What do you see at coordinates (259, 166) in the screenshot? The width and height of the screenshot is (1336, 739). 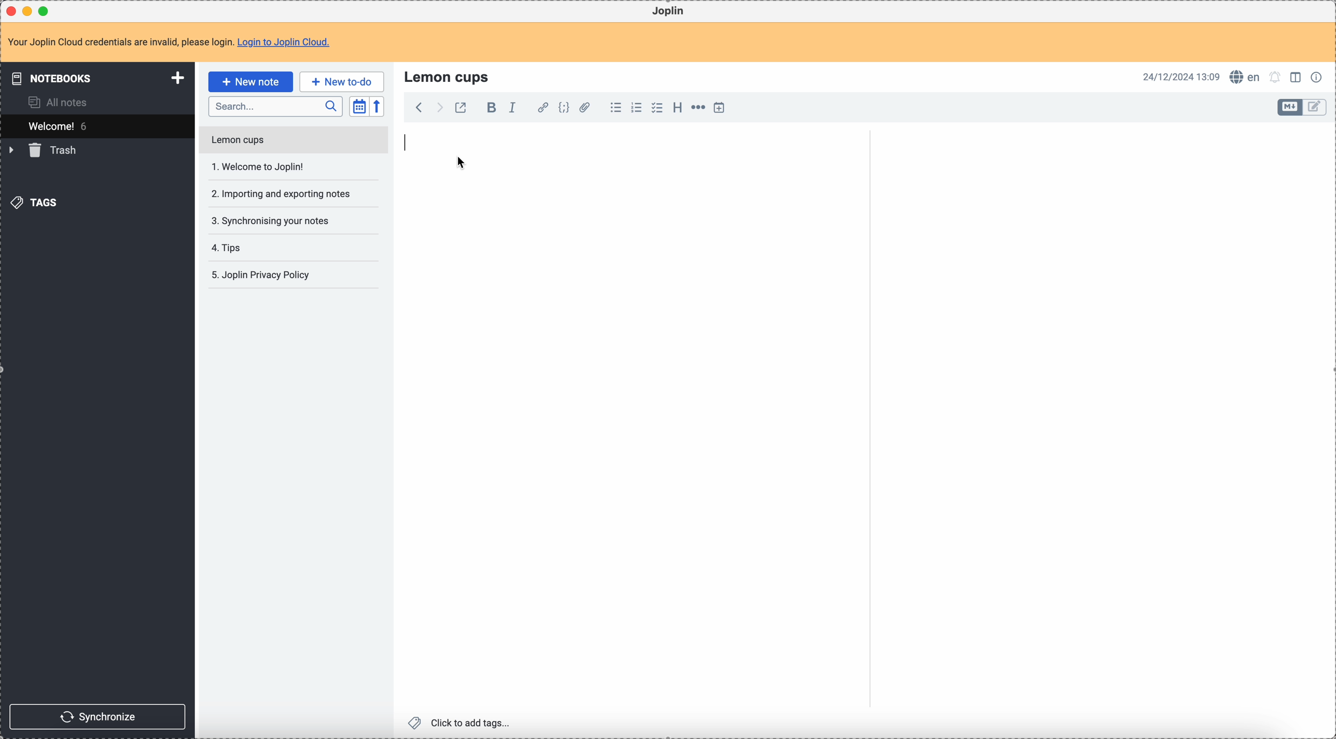 I see `welcome to Joplin!` at bounding box center [259, 166].